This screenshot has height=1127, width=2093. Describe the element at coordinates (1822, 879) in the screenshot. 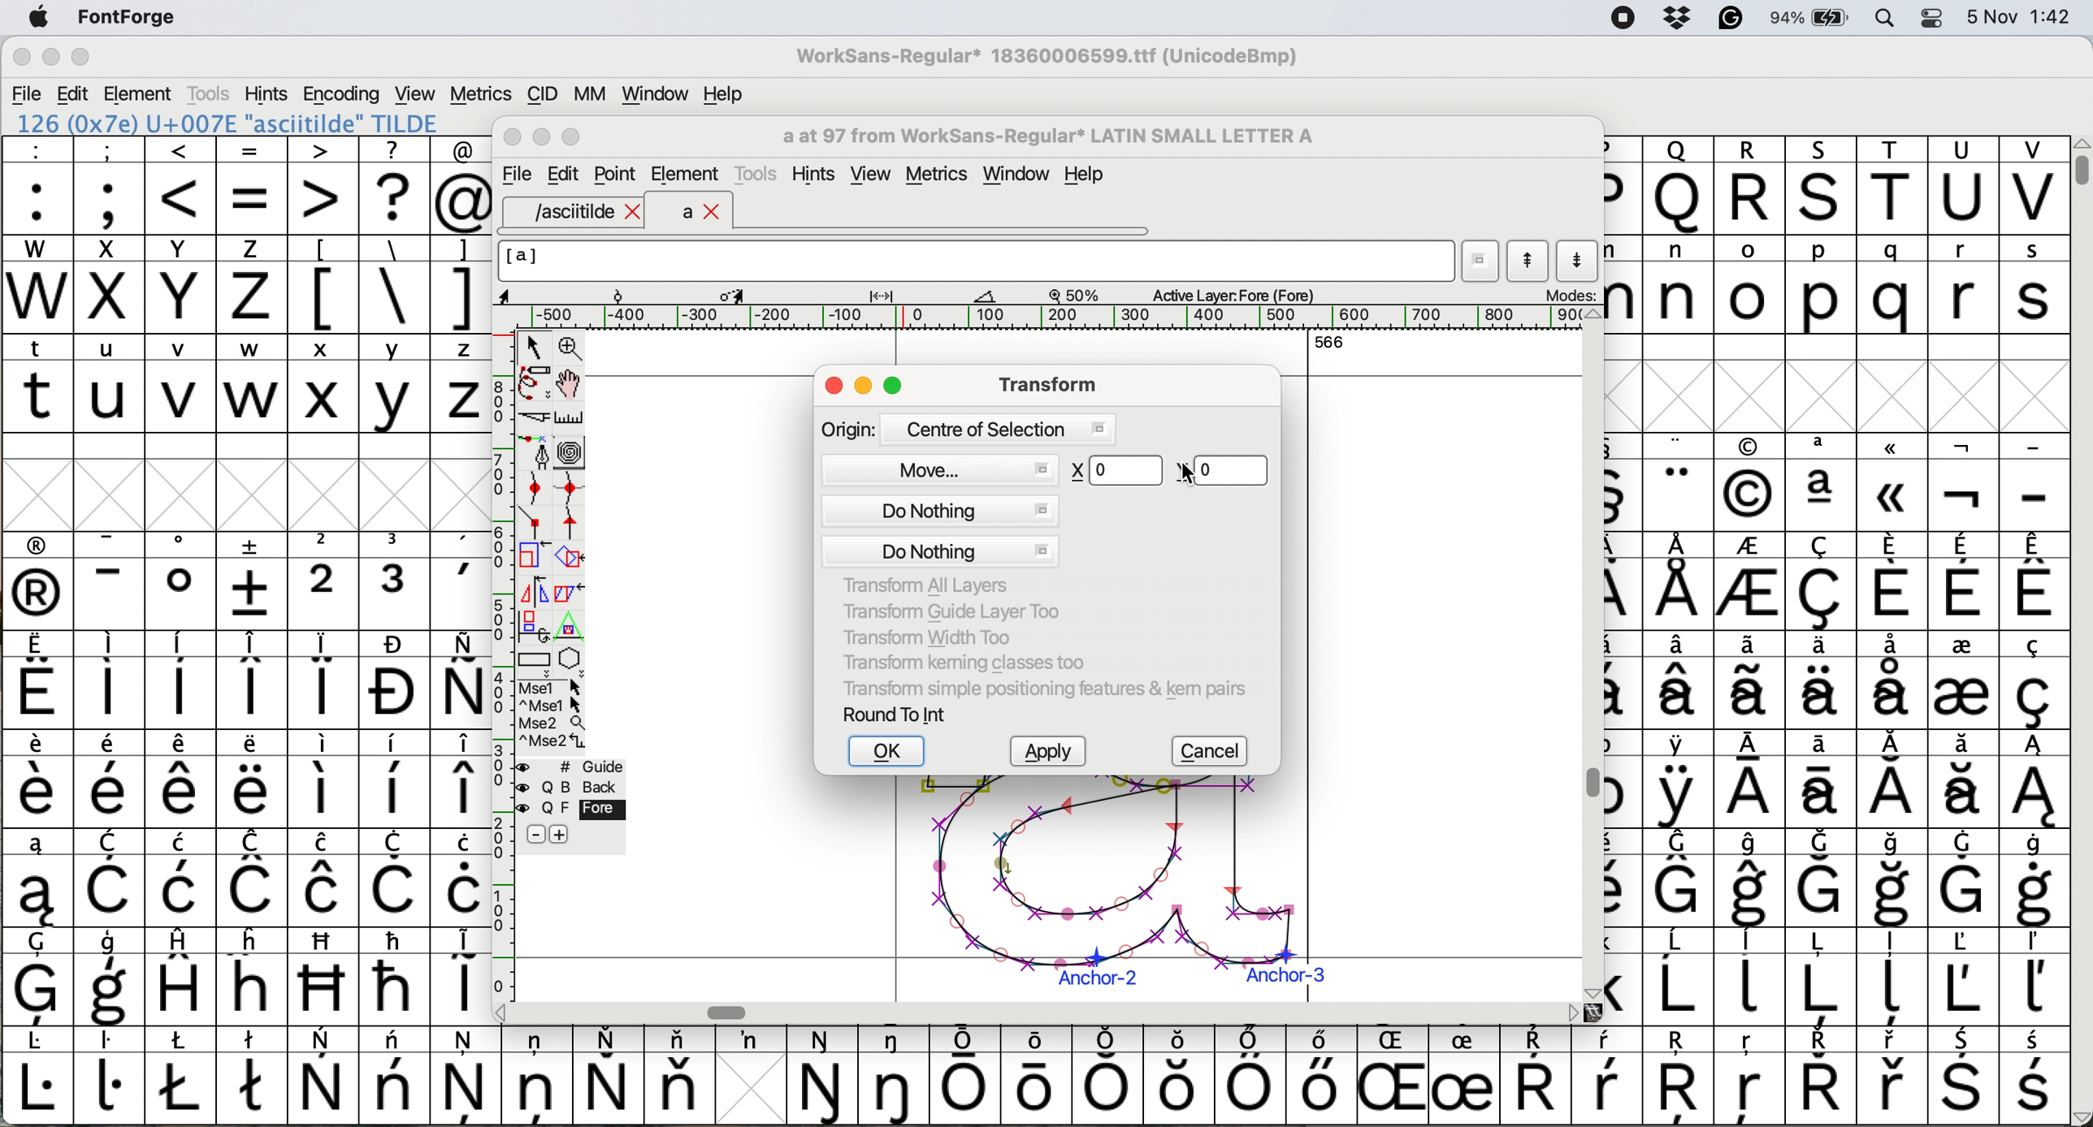

I see `symbol` at that location.